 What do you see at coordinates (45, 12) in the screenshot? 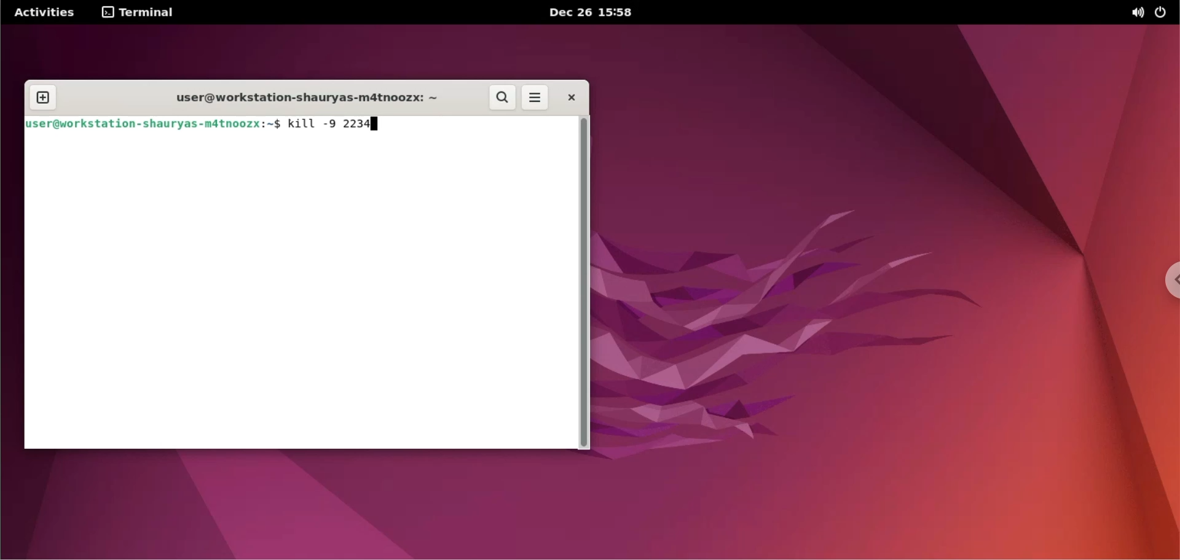
I see `Activities` at bounding box center [45, 12].